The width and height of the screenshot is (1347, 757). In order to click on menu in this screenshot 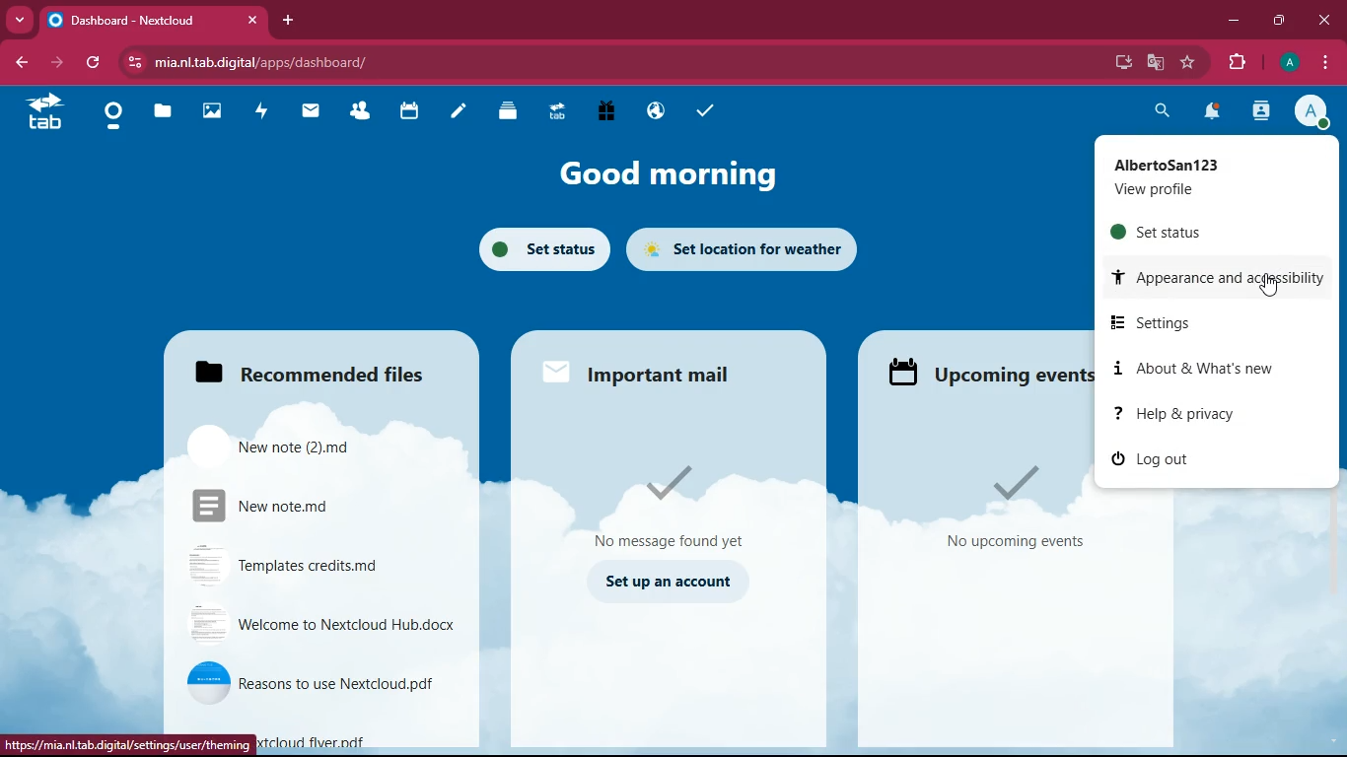, I will do `click(1325, 60)`.